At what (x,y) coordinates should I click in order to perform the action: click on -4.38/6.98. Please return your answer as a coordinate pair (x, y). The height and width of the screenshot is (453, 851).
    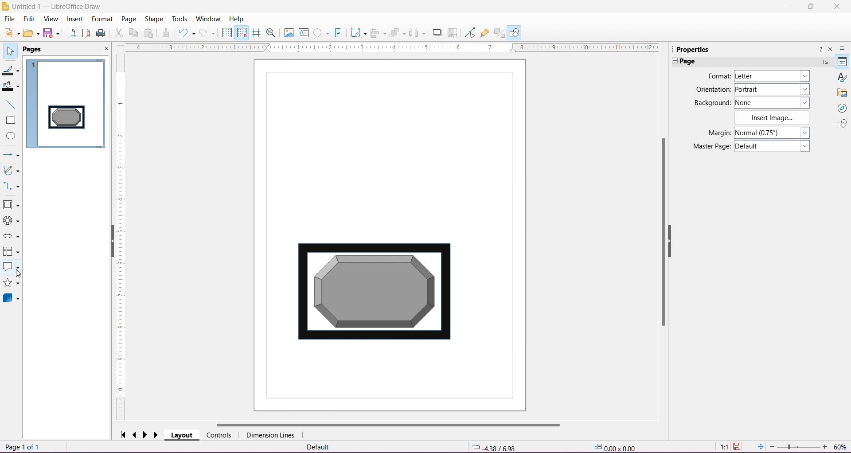
    Looking at the image, I should click on (493, 447).